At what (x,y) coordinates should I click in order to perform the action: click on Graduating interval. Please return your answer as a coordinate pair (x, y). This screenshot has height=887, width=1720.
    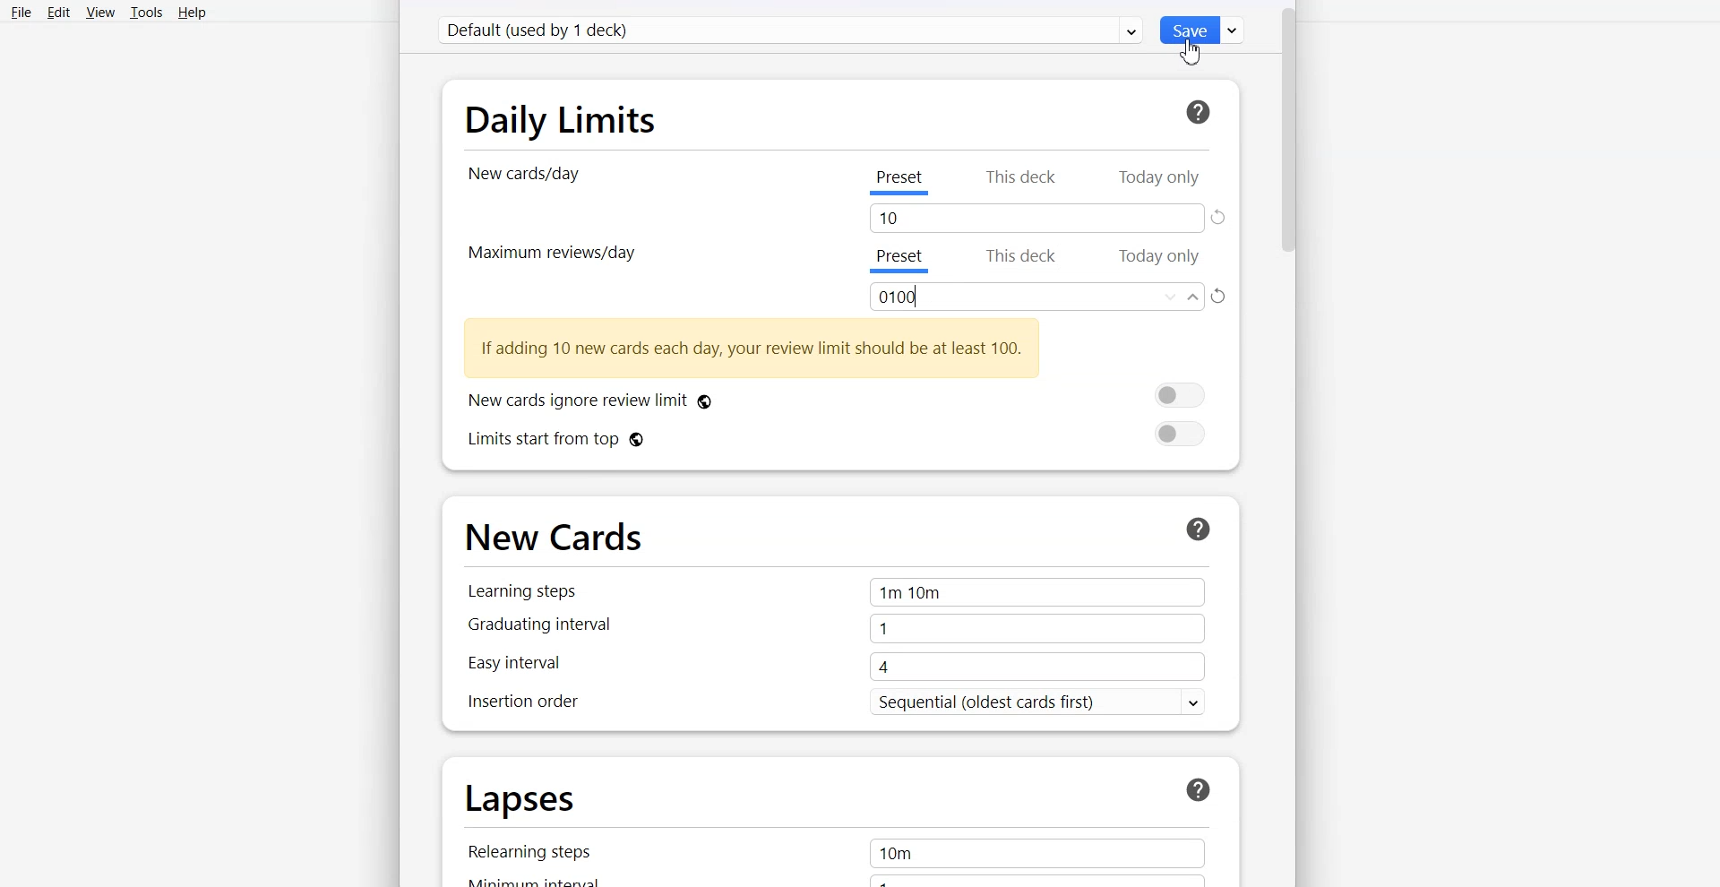
    Looking at the image, I should click on (834, 632).